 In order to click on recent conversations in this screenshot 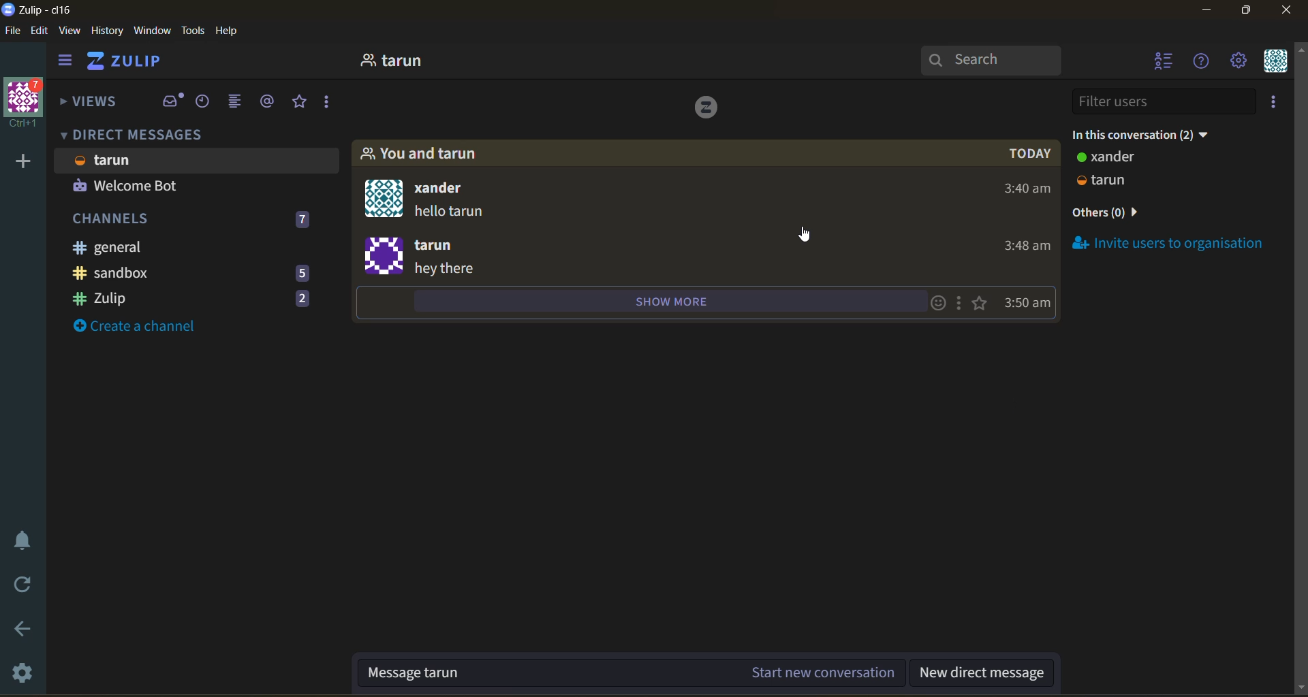, I will do `click(202, 105)`.